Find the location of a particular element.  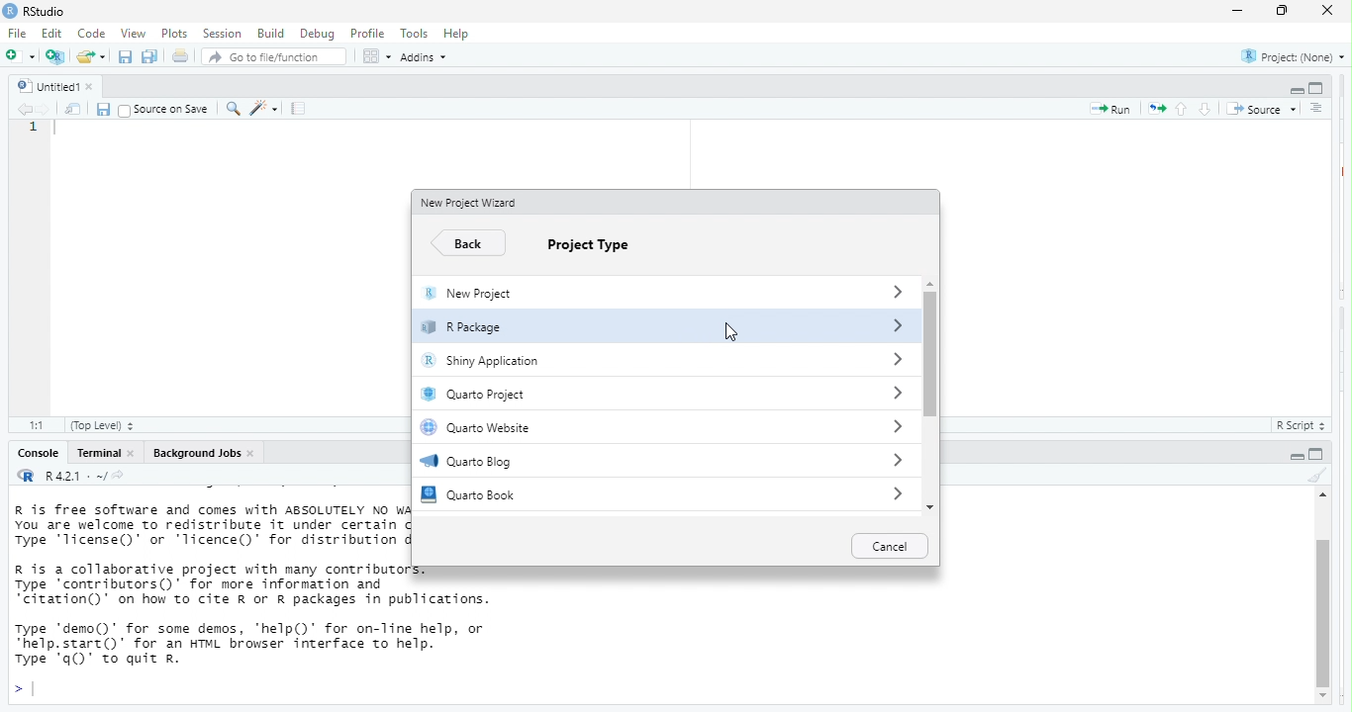

Cancel  is located at coordinates (892, 547).